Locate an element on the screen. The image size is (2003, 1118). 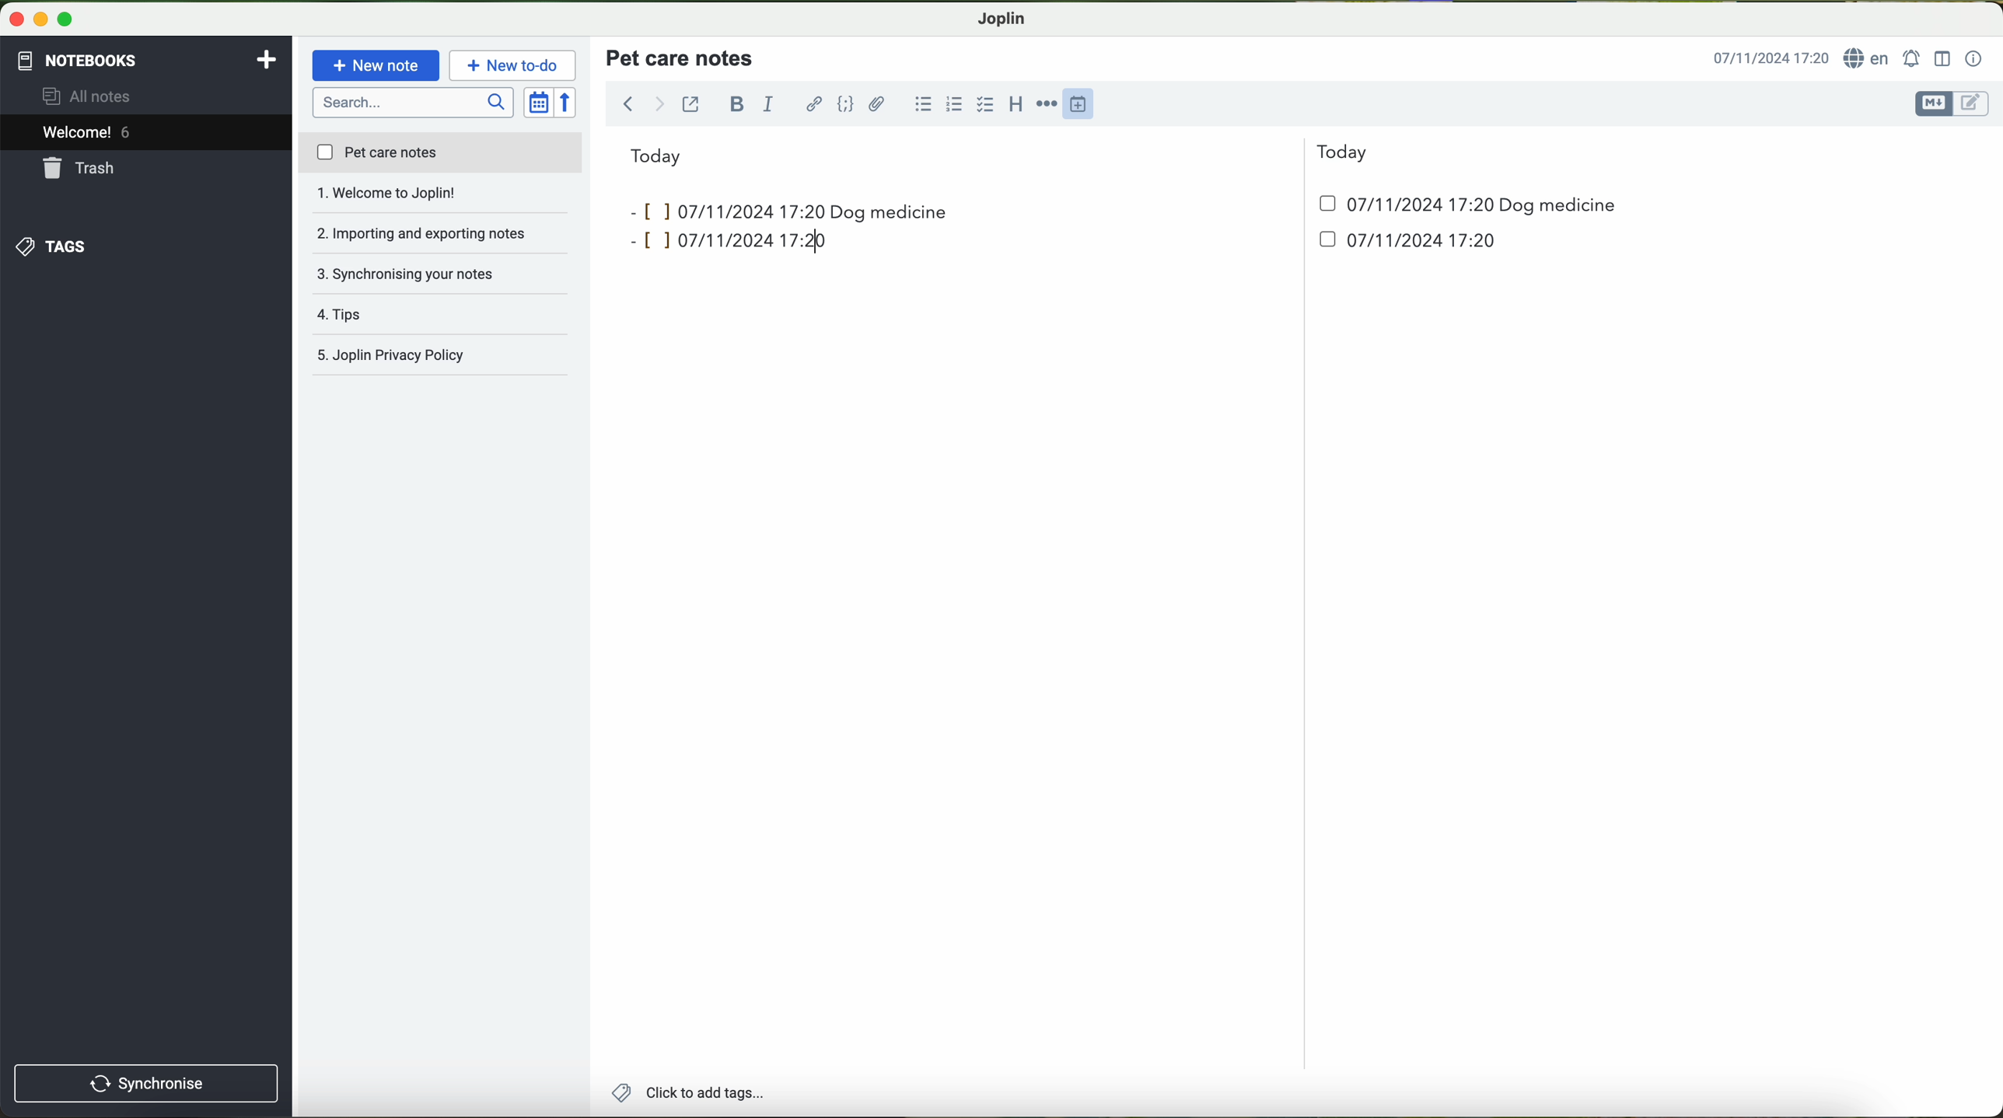
add tags is located at coordinates (687, 1095).